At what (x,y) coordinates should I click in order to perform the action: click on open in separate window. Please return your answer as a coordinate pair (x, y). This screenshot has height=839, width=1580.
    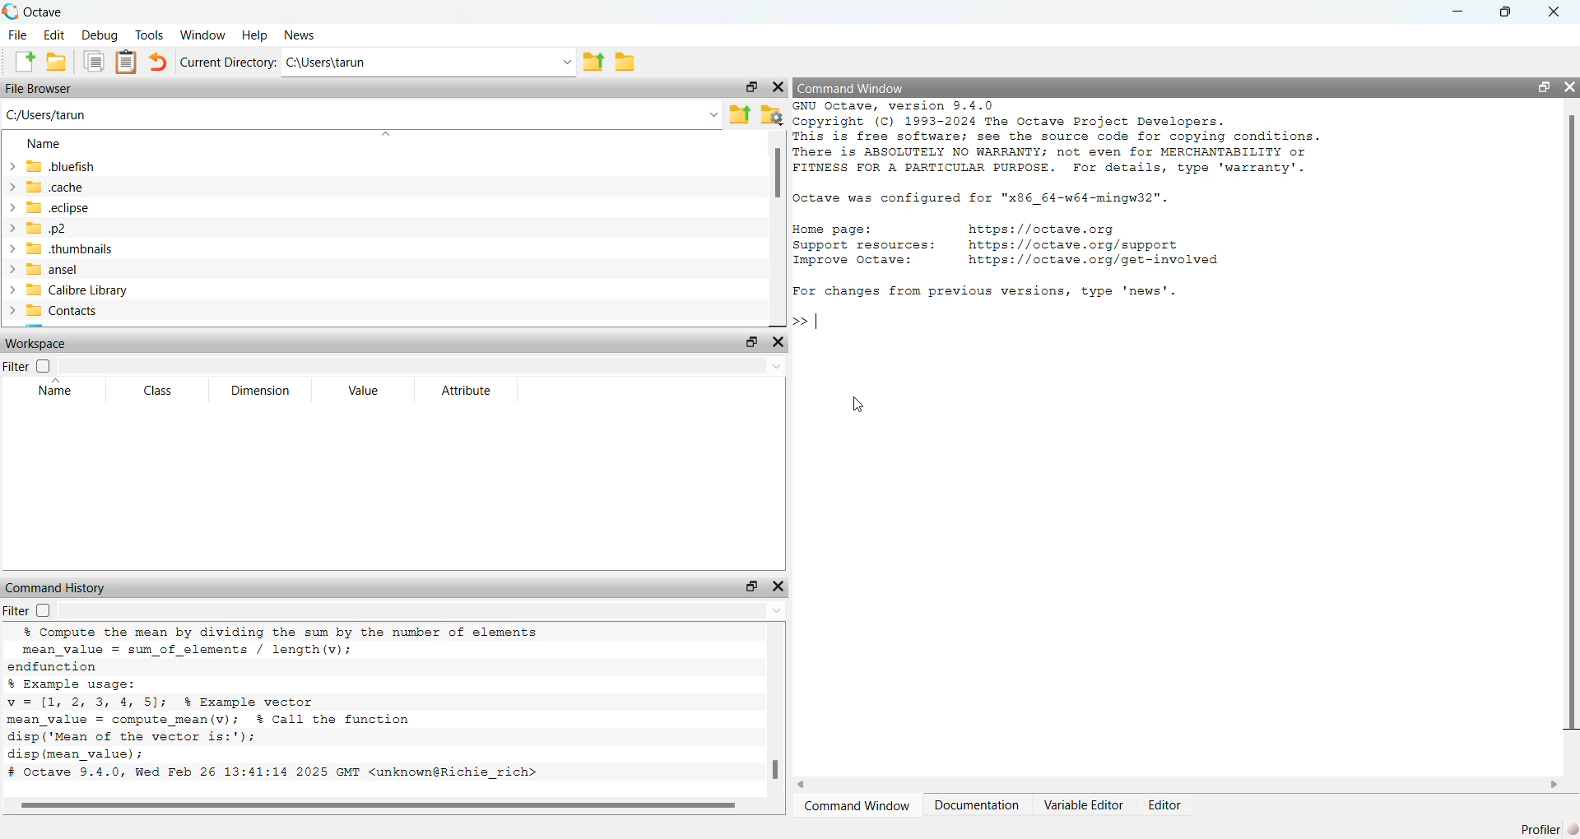
    Looking at the image, I should click on (753, 341).